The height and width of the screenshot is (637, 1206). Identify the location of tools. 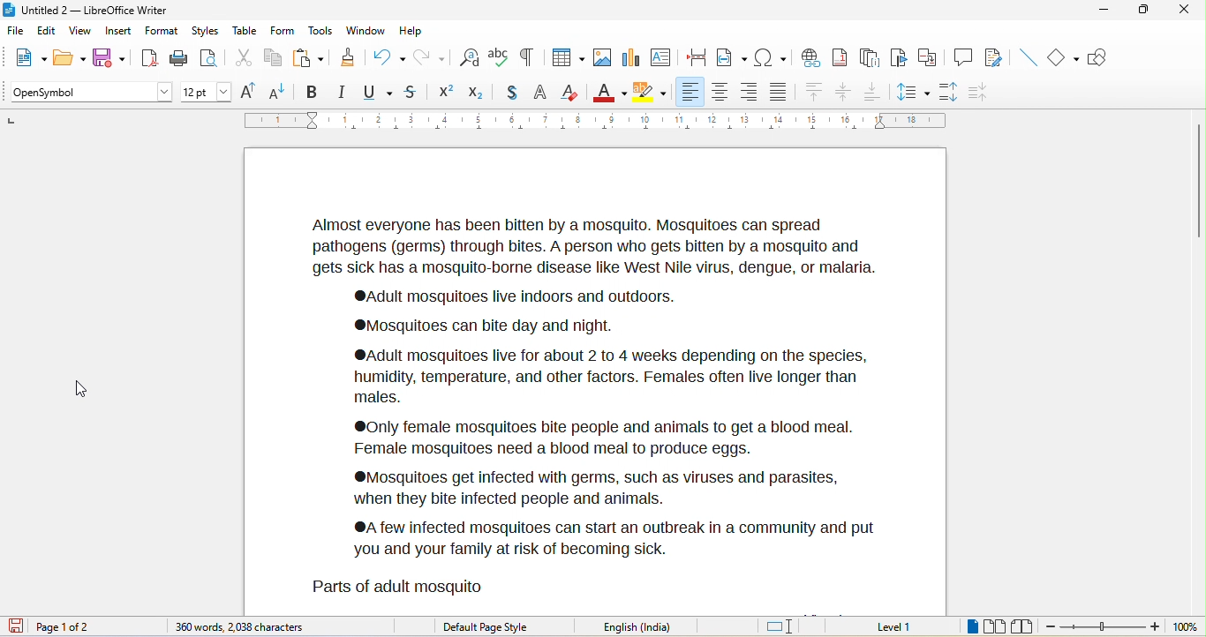
(320, 32).